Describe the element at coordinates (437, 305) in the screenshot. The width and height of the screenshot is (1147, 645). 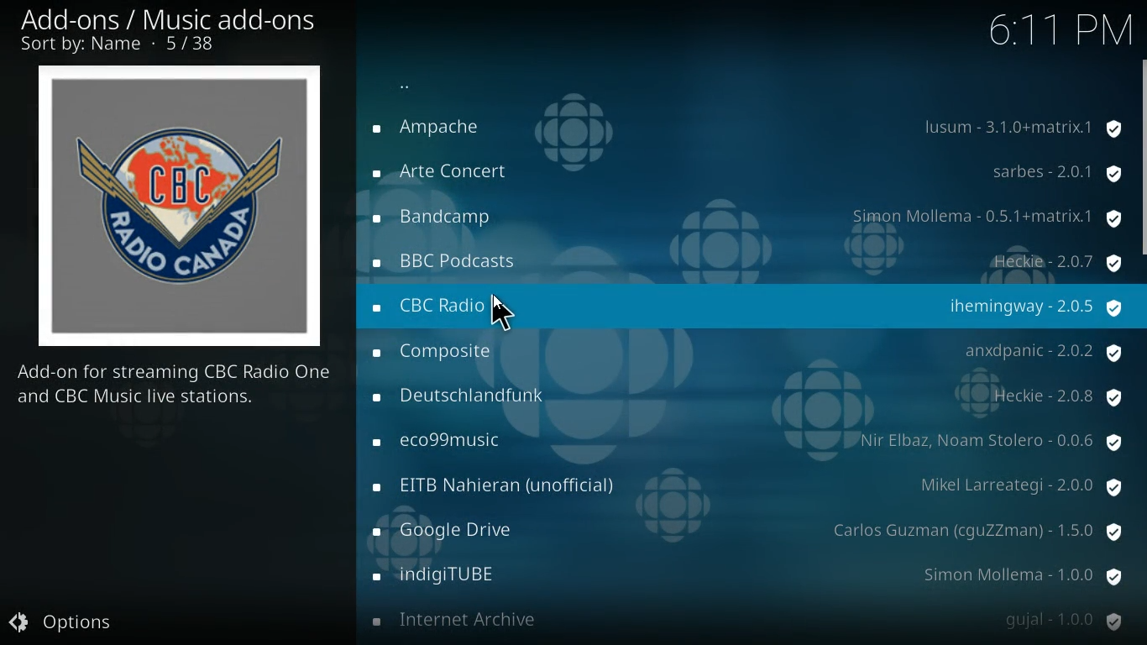
I see `radio name` at that location.